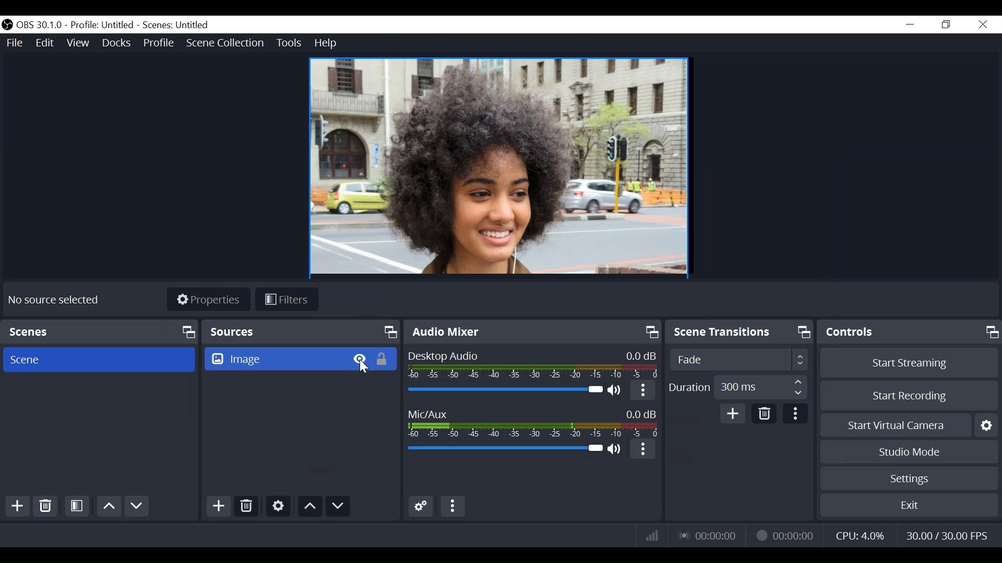 The height and width of the screenshot is (563, 1002). Describe the element at coordinates (99, 332) in the screenshot. I see `Scenes` at that location.